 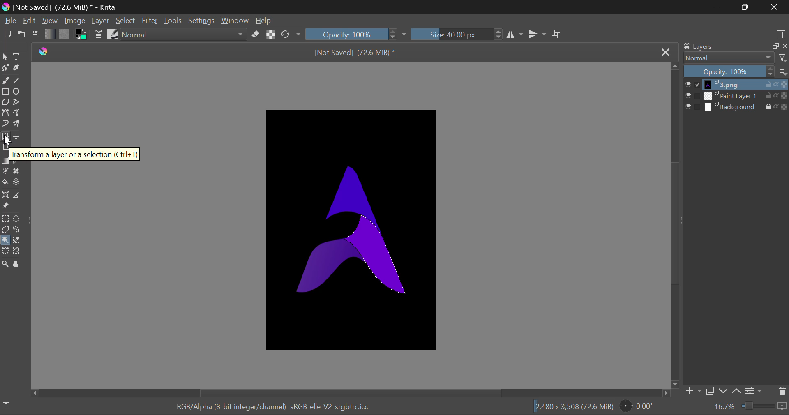 What do you see at coordinates (19, 102) in the screenshot?
I see `Polyline` at bounding box center [19, 102].